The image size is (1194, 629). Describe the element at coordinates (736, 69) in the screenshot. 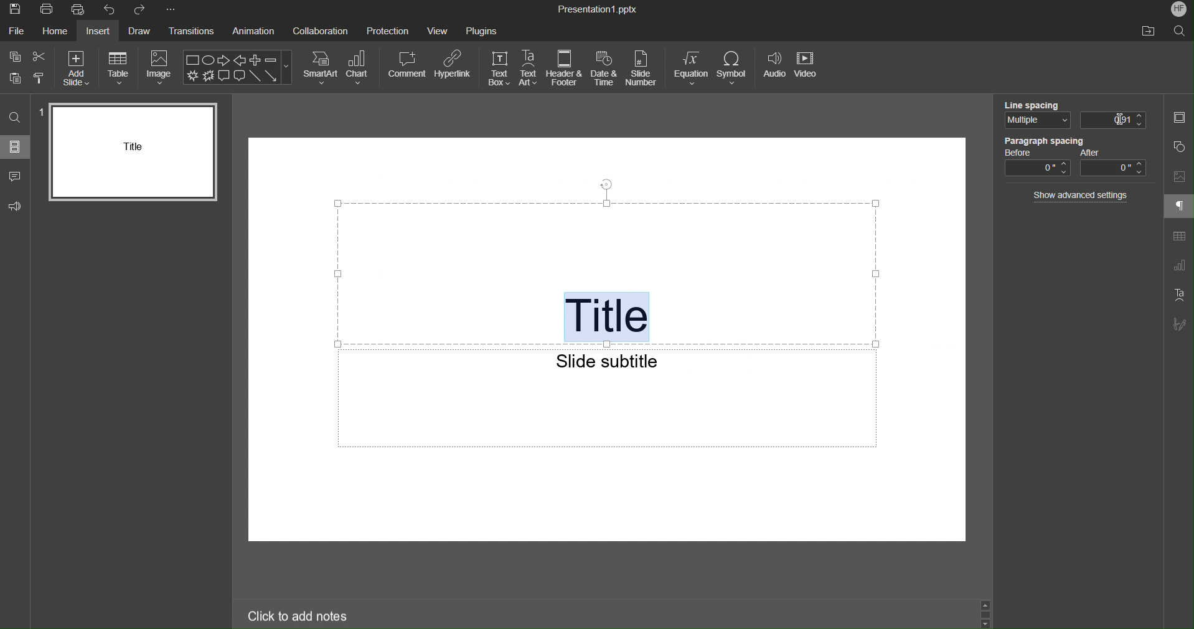

I see `Symbol` at that location.